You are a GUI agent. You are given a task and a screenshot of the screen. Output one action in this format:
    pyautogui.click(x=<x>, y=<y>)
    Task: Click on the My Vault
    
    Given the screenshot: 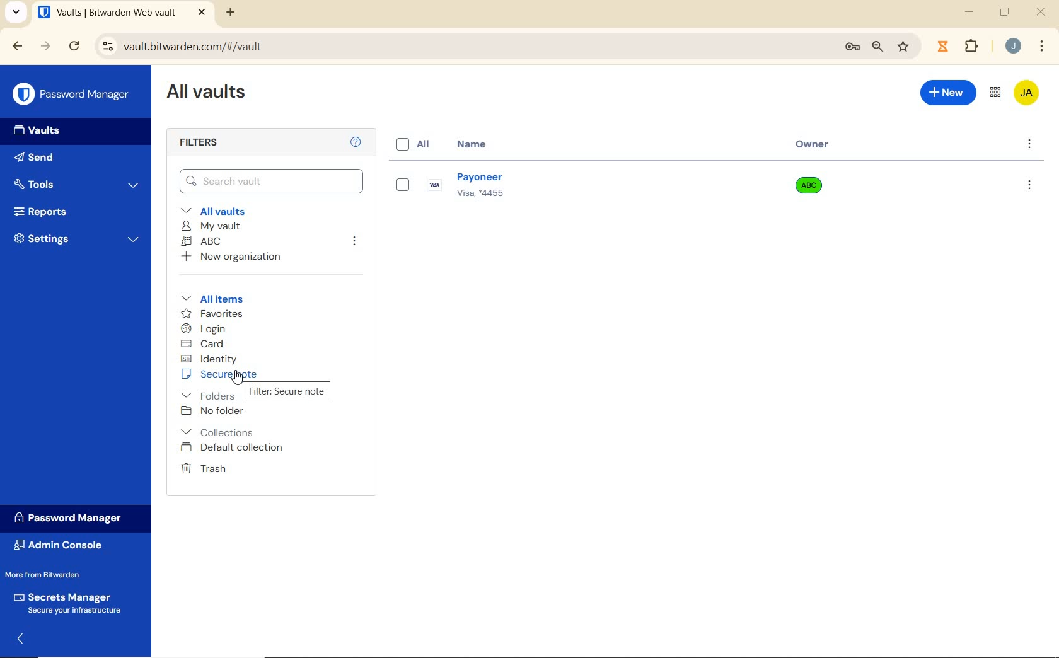 What is the action you would take?
    pyautogui.click(x=211, y=227)
    